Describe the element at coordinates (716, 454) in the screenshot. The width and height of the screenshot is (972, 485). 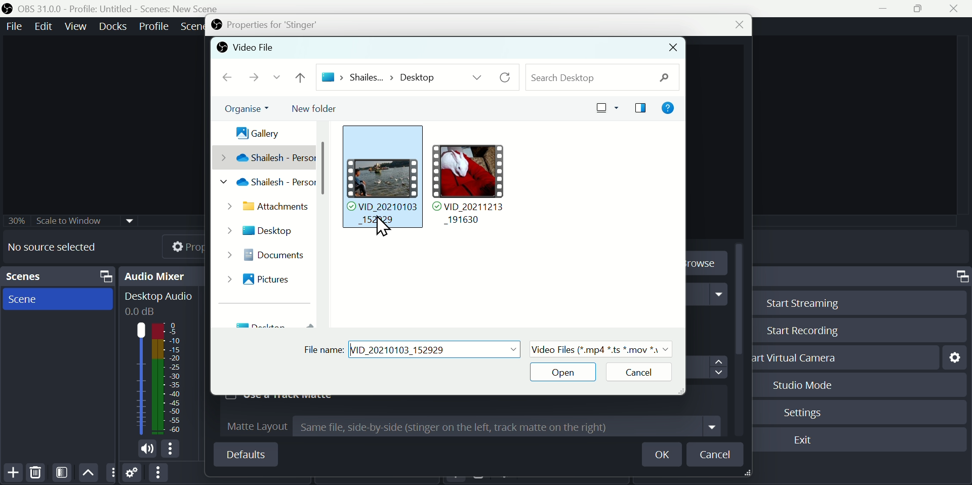
I see `Cancel` at that location.